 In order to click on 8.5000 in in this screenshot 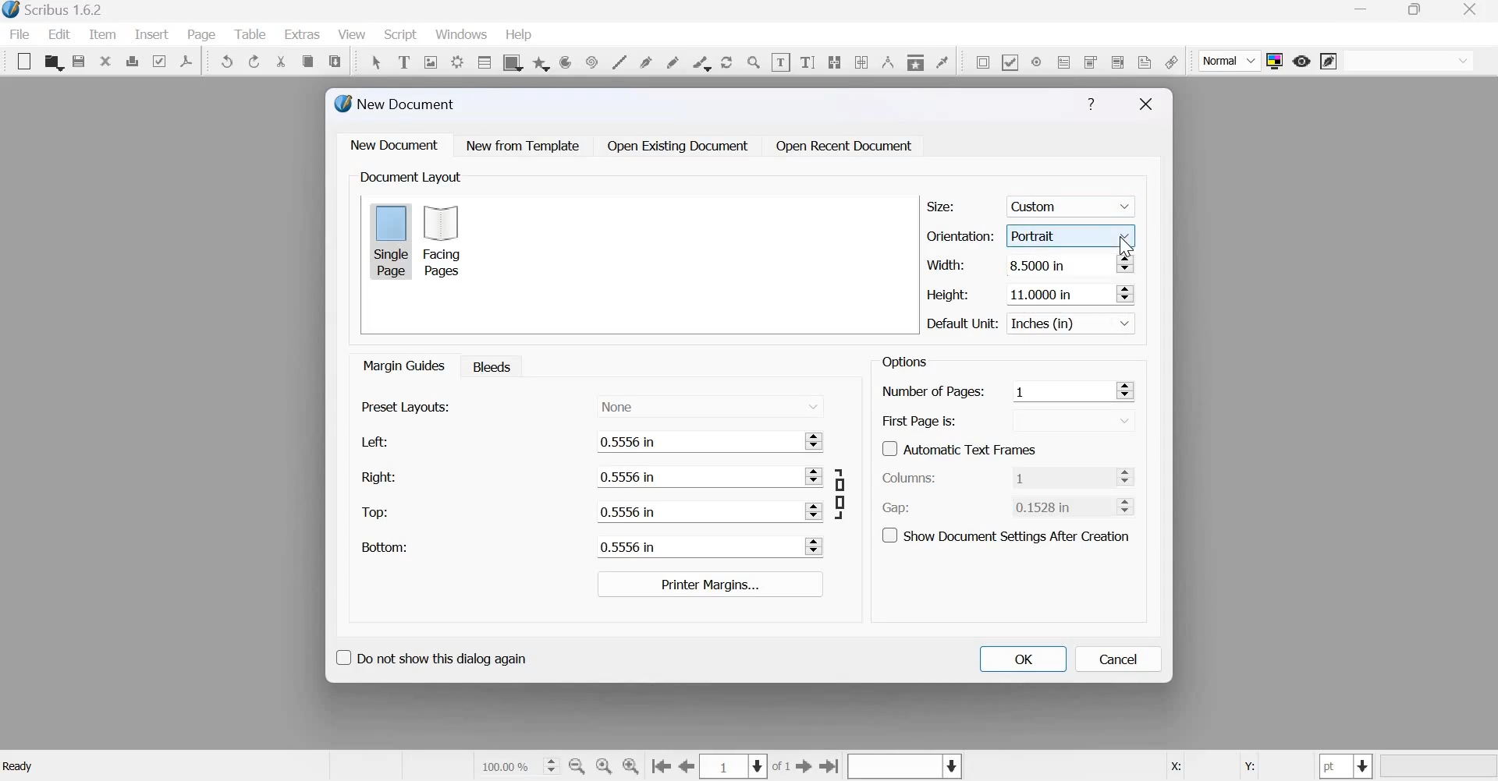, I will do `click(1056, 265)`.